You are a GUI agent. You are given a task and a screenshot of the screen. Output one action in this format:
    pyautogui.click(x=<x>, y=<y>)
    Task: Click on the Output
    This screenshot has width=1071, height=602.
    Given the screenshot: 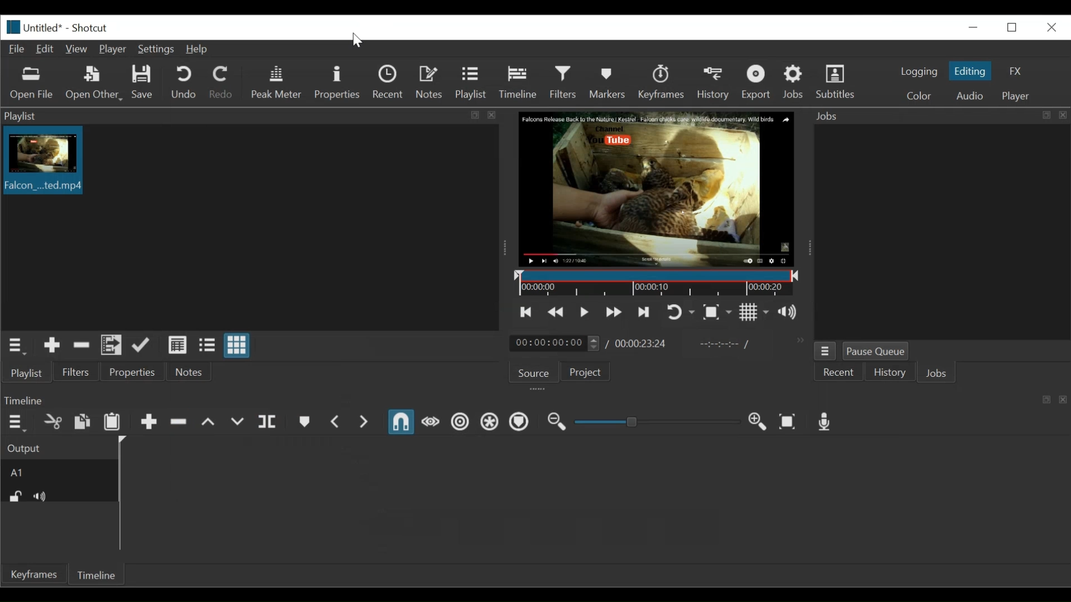 What is the action you would take?
    pyautogui.click(x=56, y=449)
    